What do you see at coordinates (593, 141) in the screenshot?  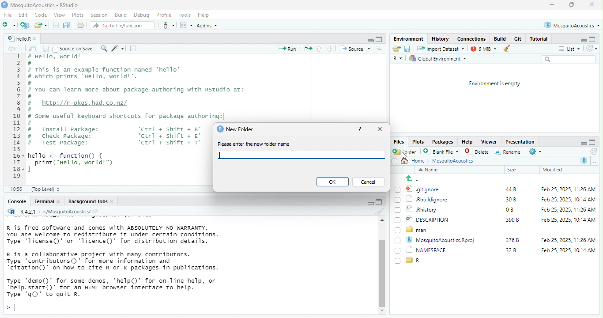 I see `hide console` at bounding box center [593, 141].